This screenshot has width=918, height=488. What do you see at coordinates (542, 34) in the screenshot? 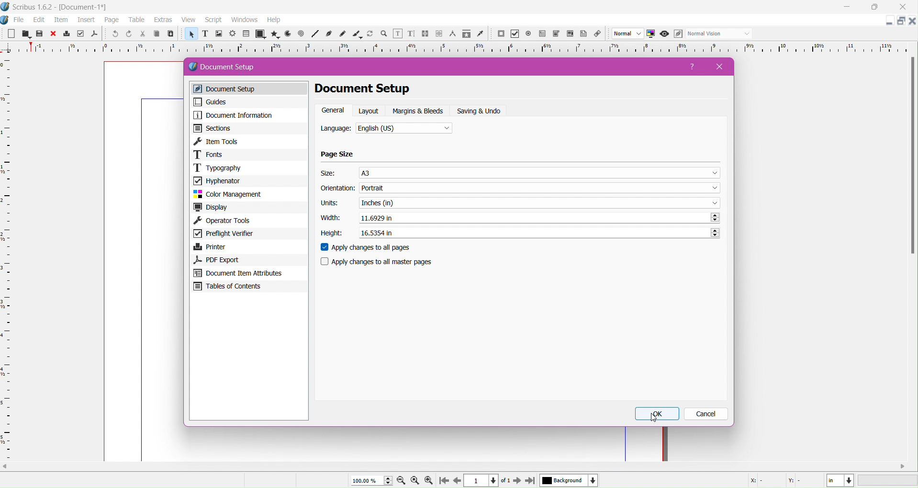
I see `pdf checkbox` at bounding box center [542, 34].